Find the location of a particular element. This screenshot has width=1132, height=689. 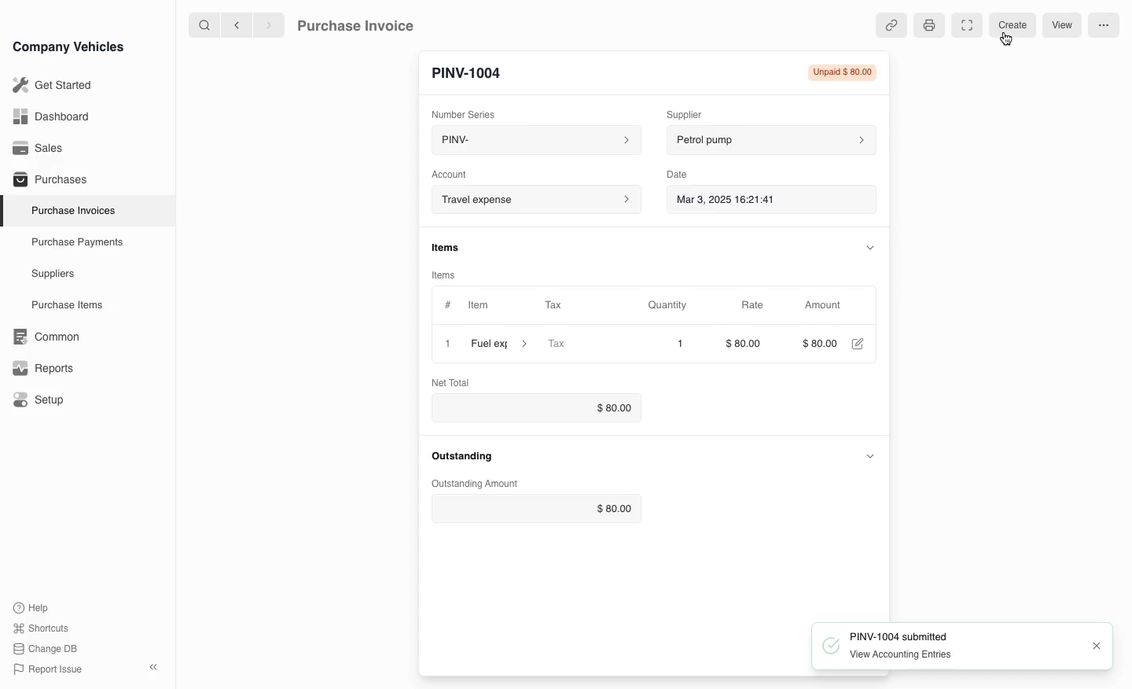

Company Vehicles is located at coordinates (68, 46).